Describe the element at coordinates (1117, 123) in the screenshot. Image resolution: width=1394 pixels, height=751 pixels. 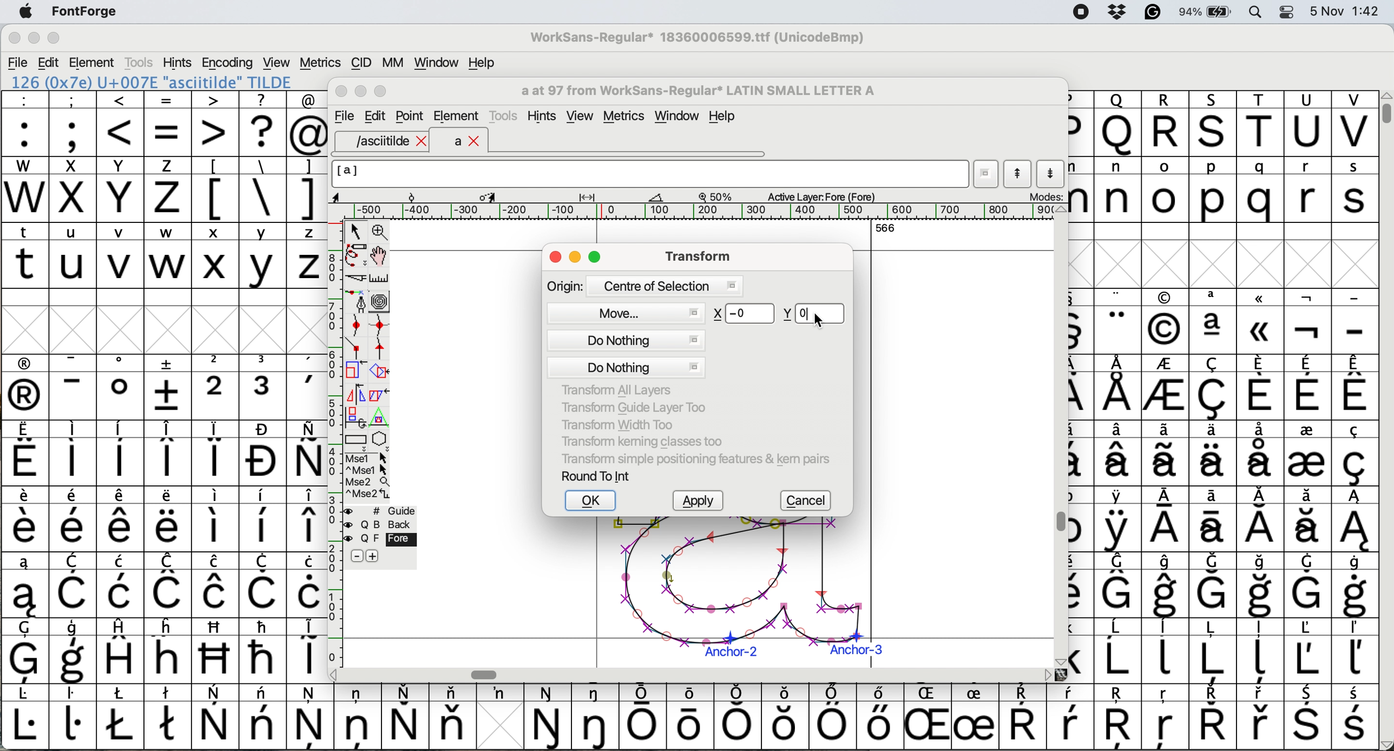
I see `` at that location.